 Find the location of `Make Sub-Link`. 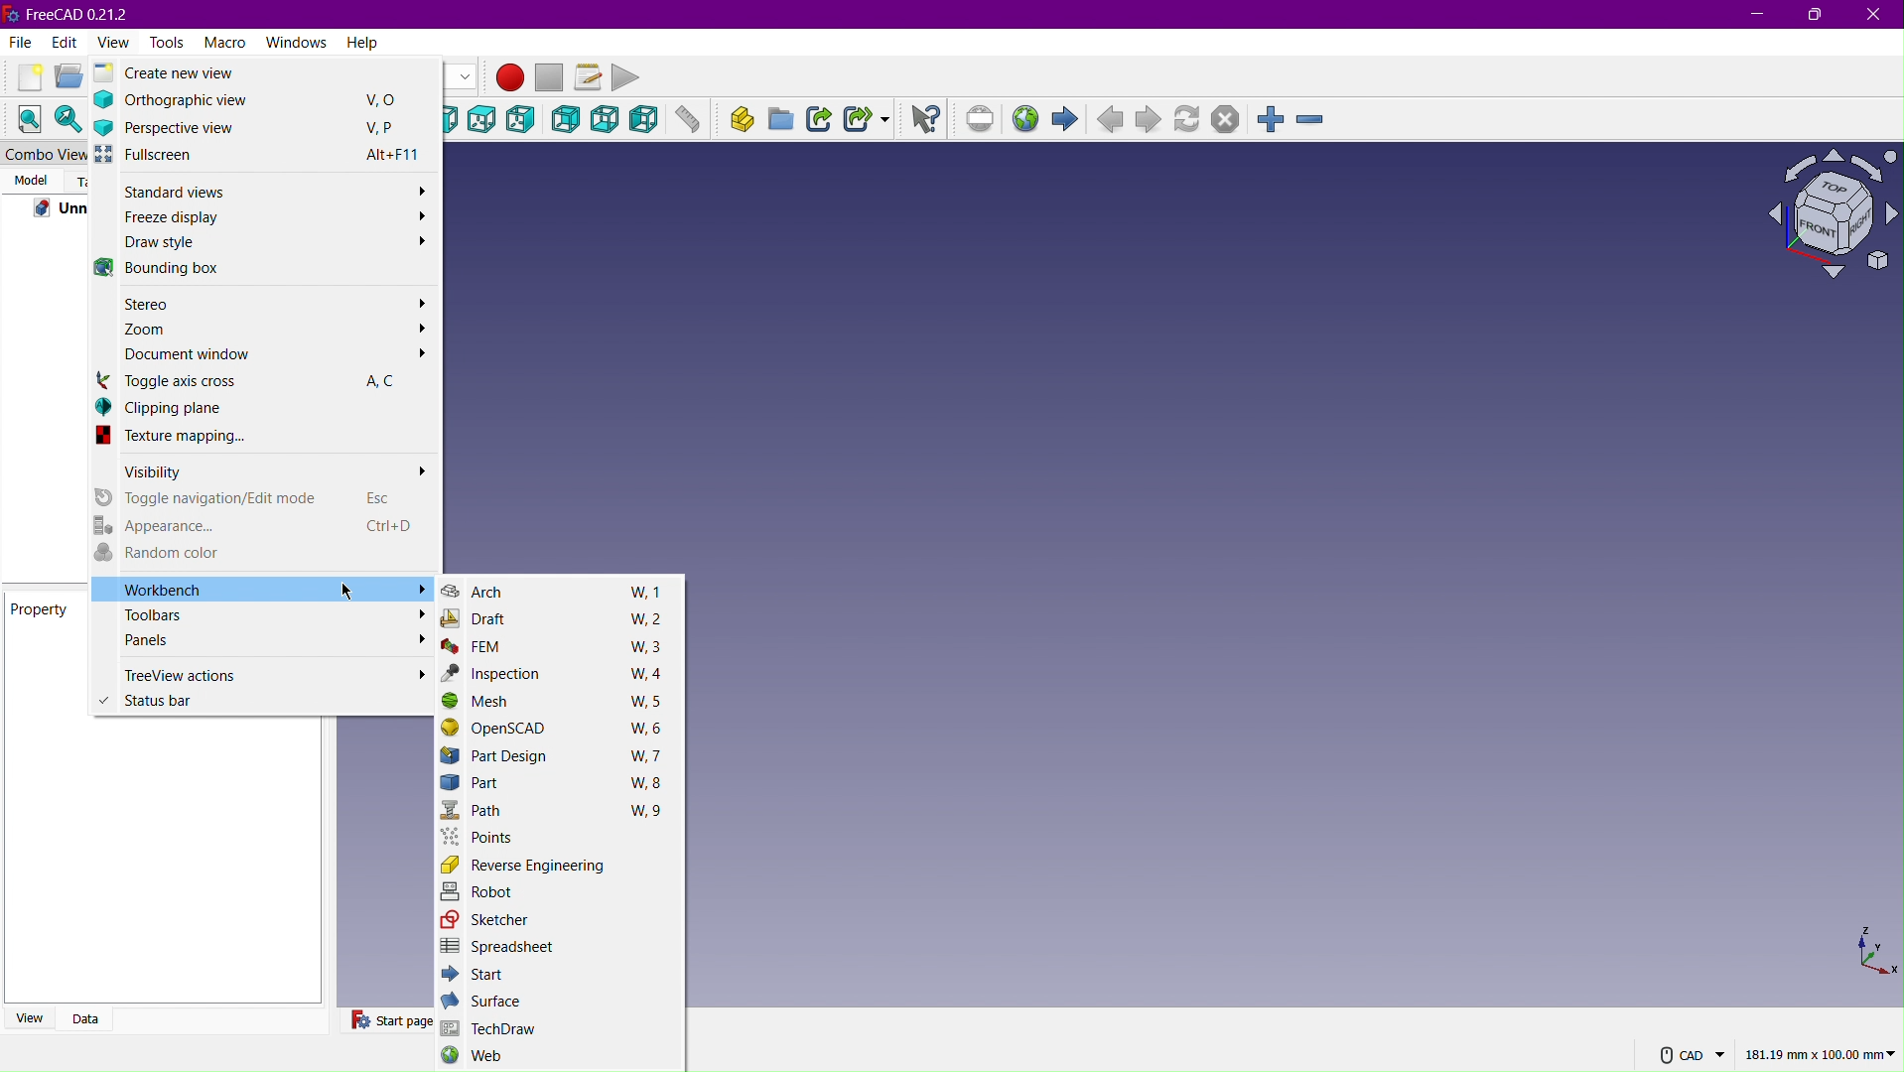

Make Sub-Link is located at coordinates (867, 123).